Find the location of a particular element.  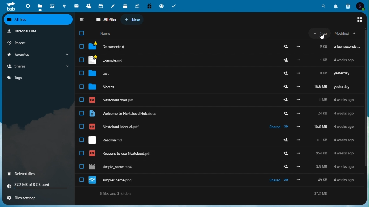

Notes is located at coordinates (214, 88).